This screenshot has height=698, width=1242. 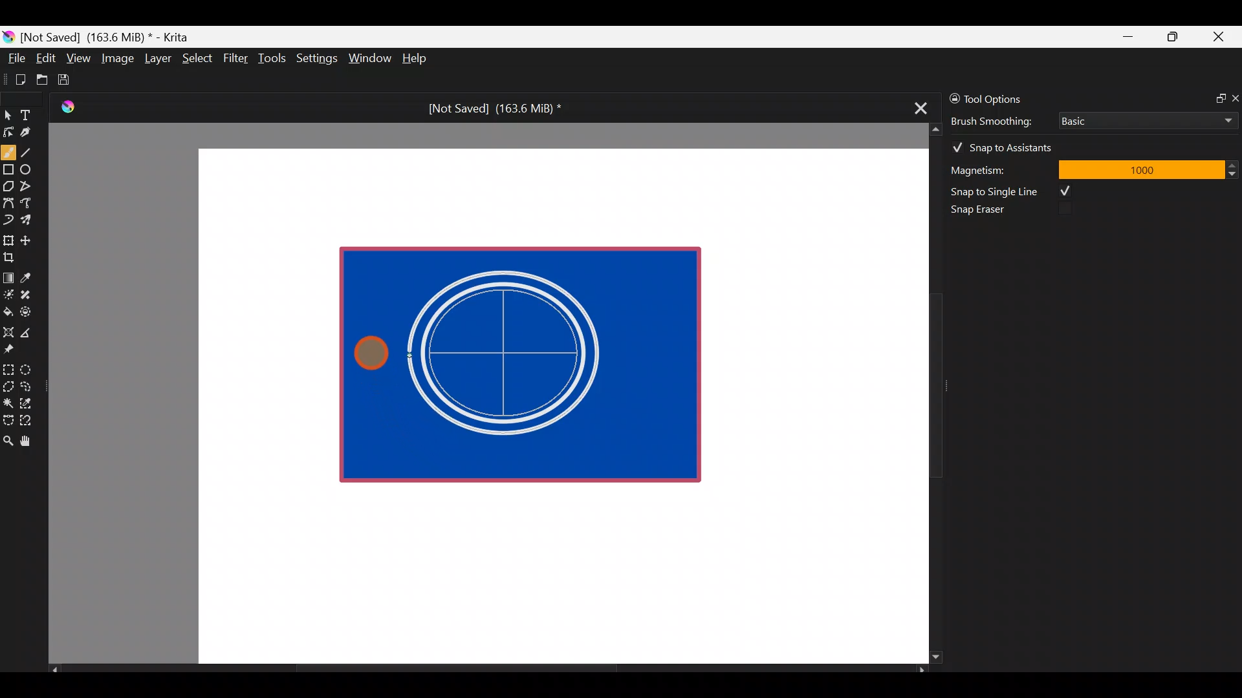 What do you see at coordinates (952, 96) in the screenshot?
I see `Lock/unlock docker` at bounding box center [952, 96].